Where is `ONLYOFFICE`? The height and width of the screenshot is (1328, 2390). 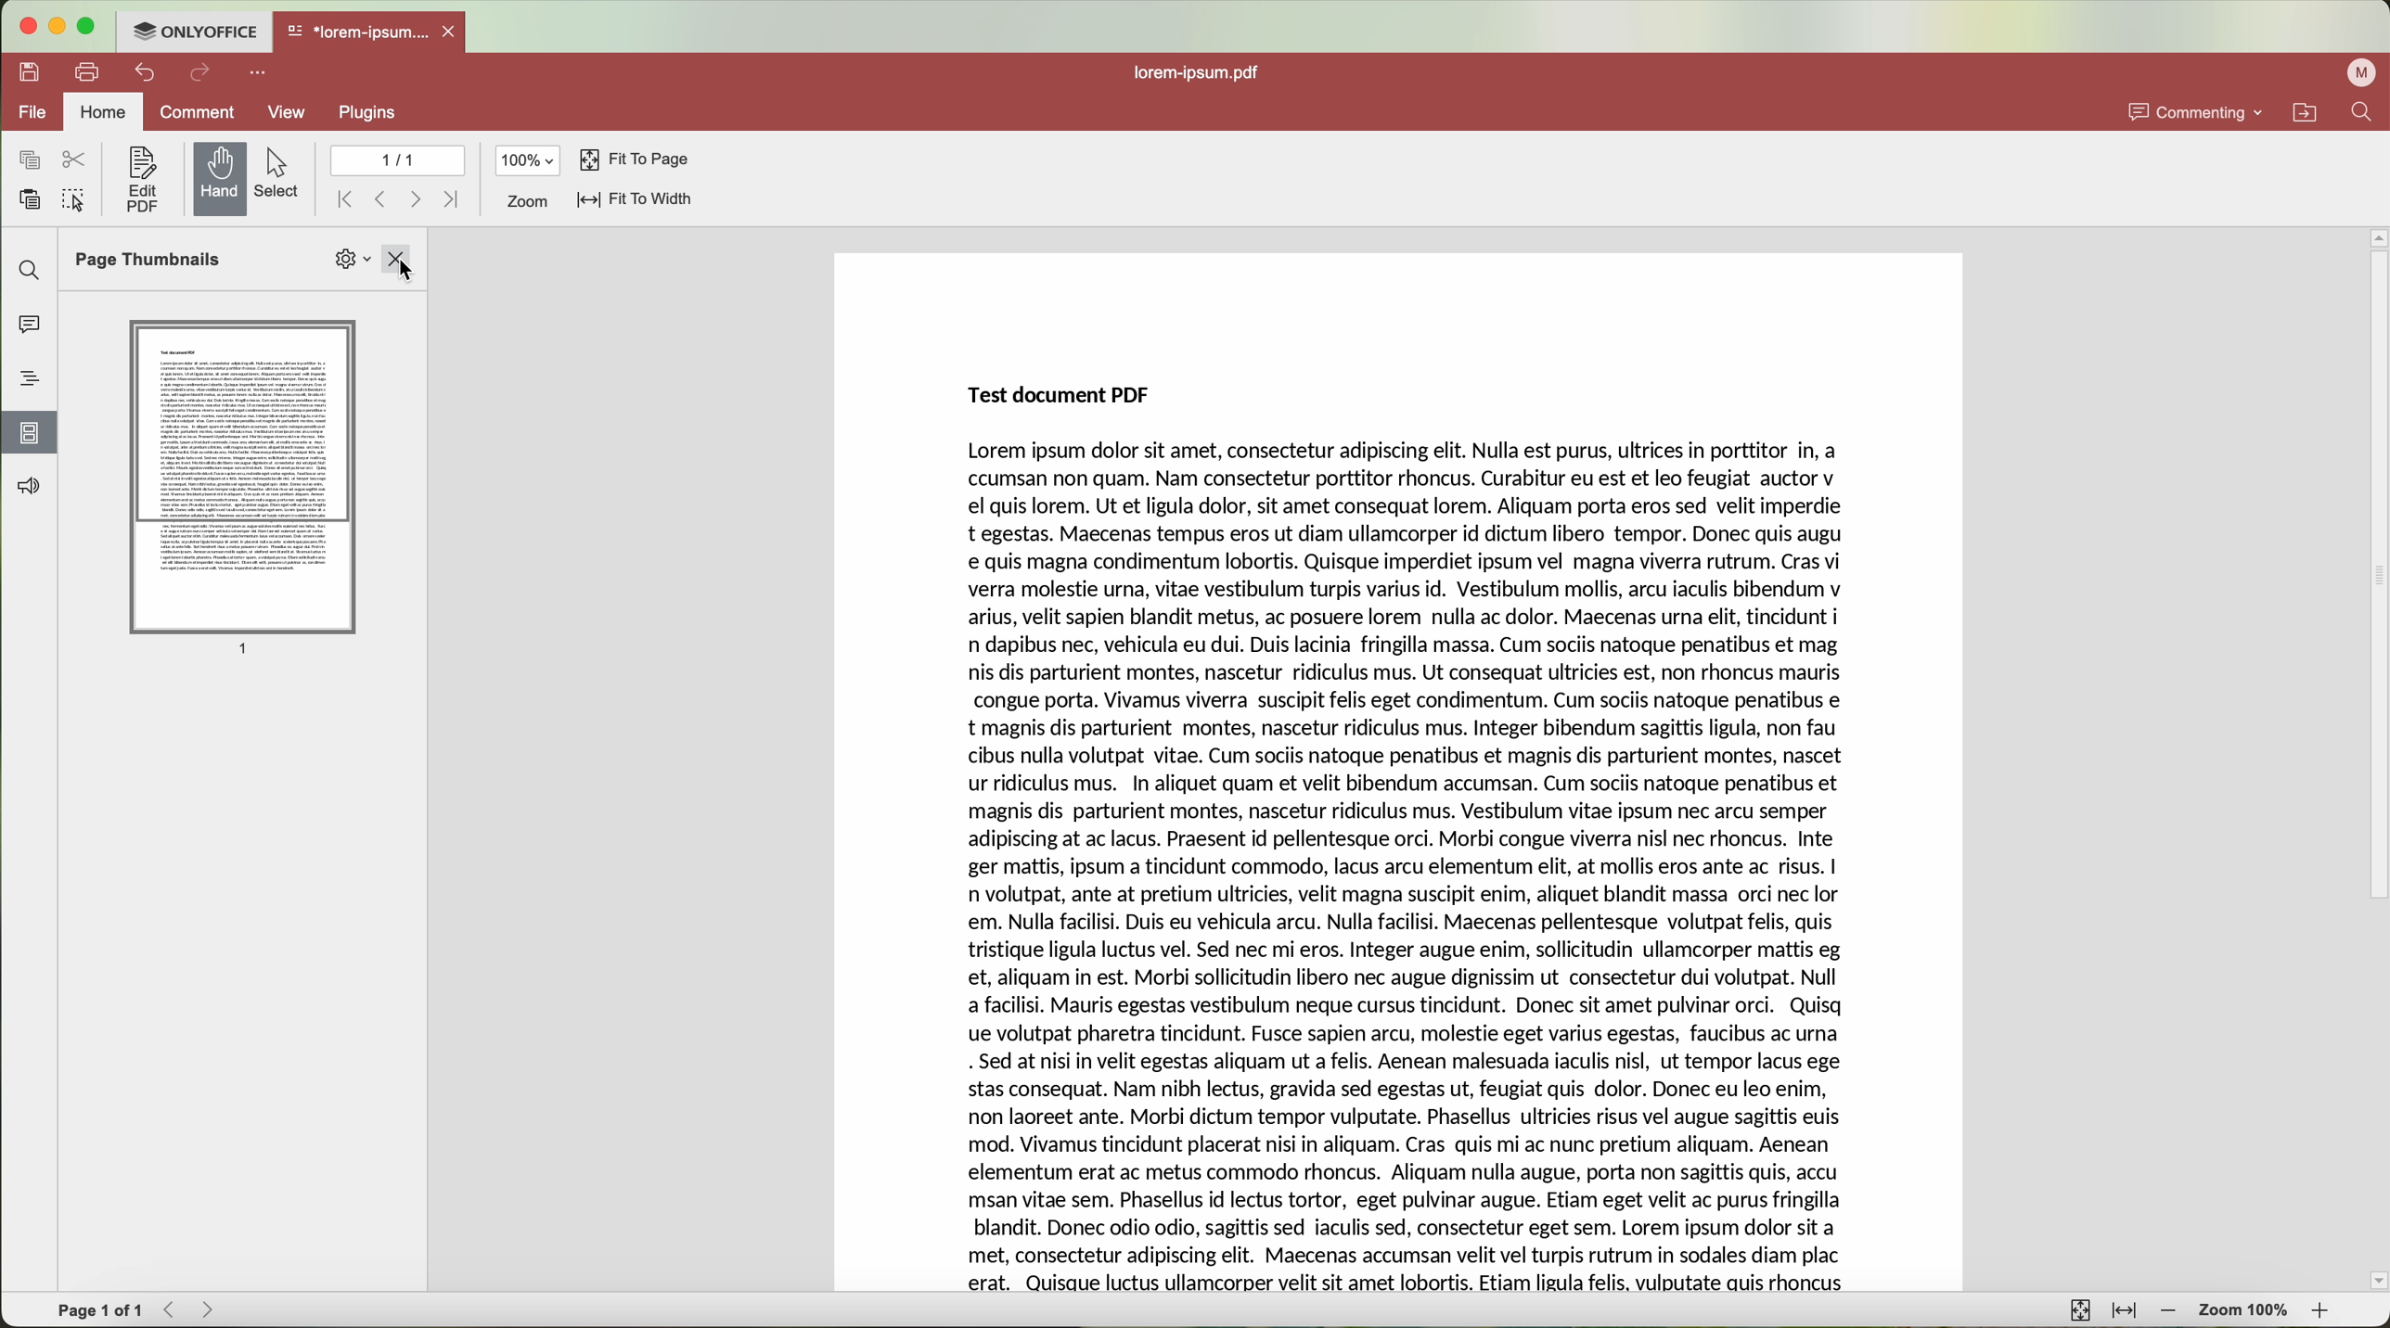 ONLYOFFICE is located at coordinates (194, 32).